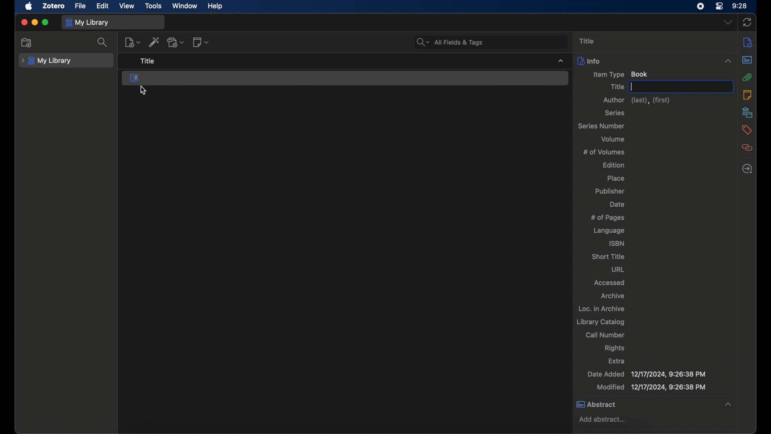  What do you see at coordinates (740, 6) in the screenshot?
I see `time` at bounding box center [740, 6].